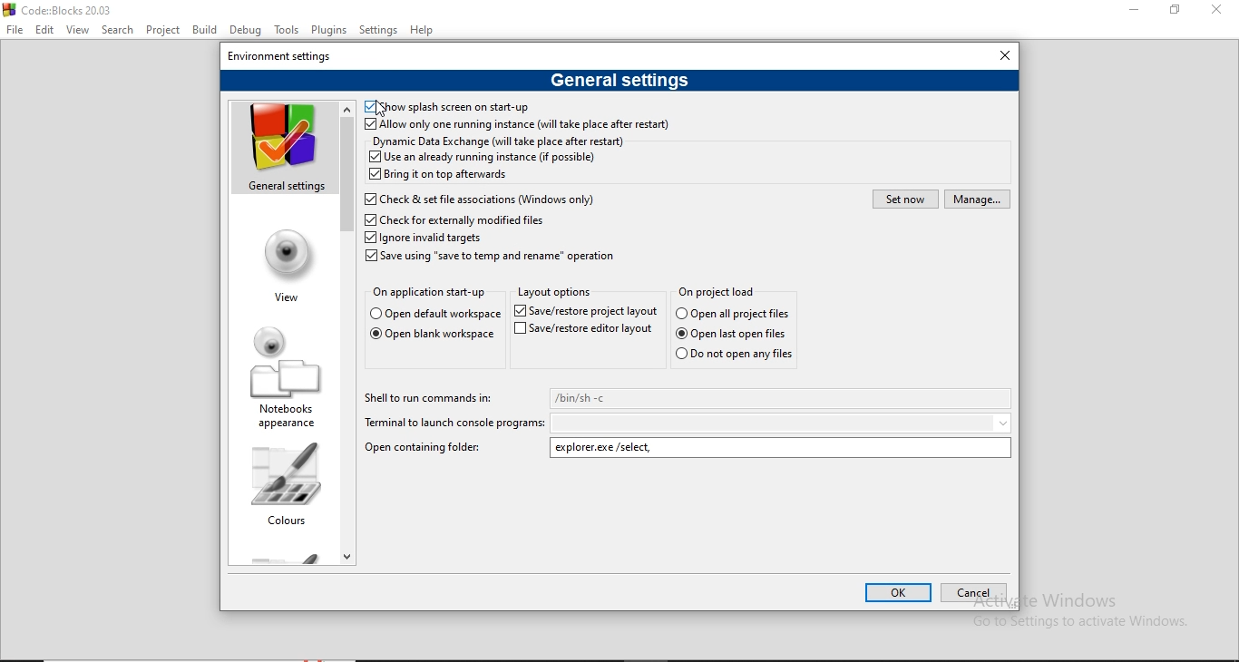 The height and width of the screenshot is (662, 1239). I want to click on Build , so click(206, 28).